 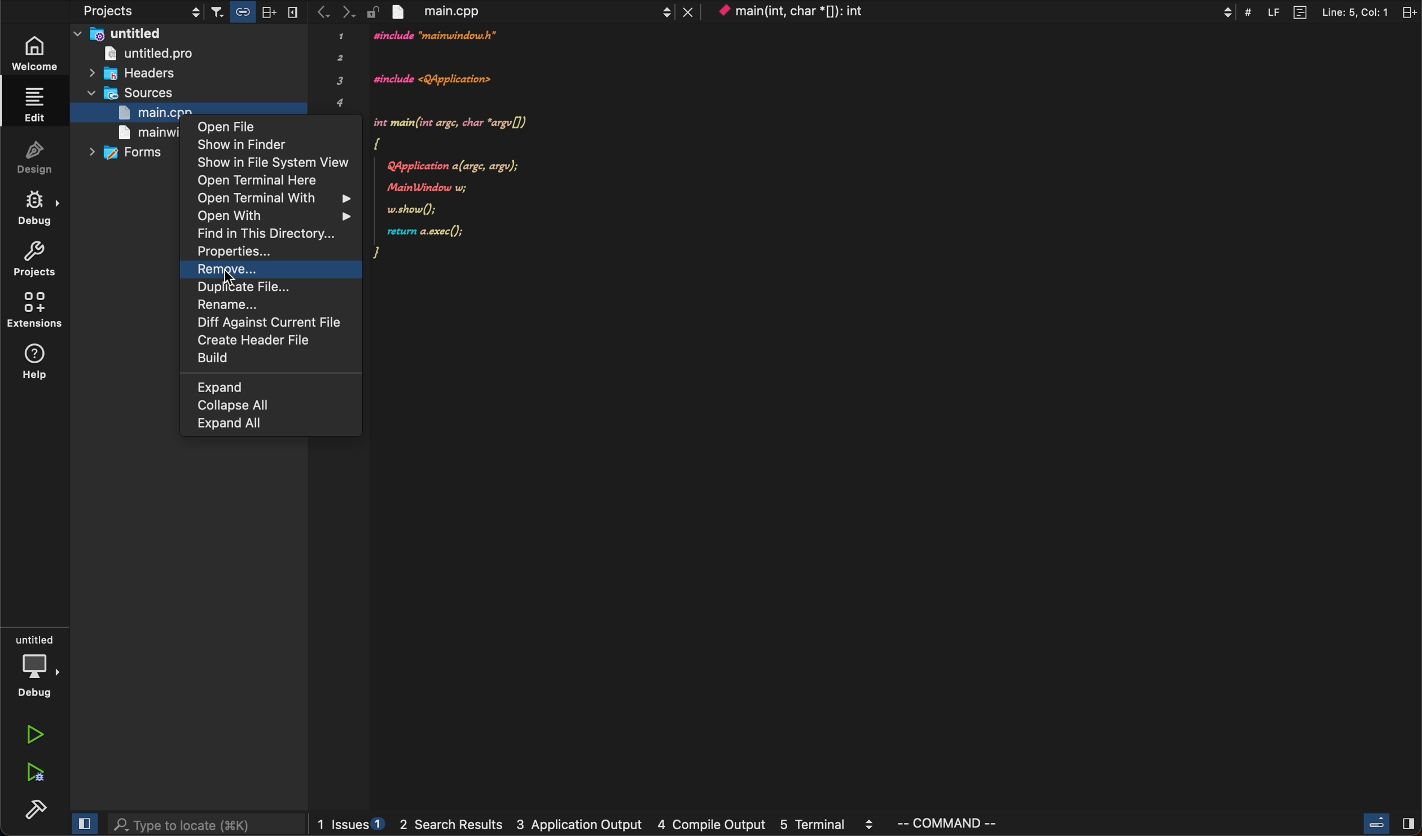 What do you see at coordinates (137, 76) in the screenshot?
I see `headers` at bounding box center [137, 76].